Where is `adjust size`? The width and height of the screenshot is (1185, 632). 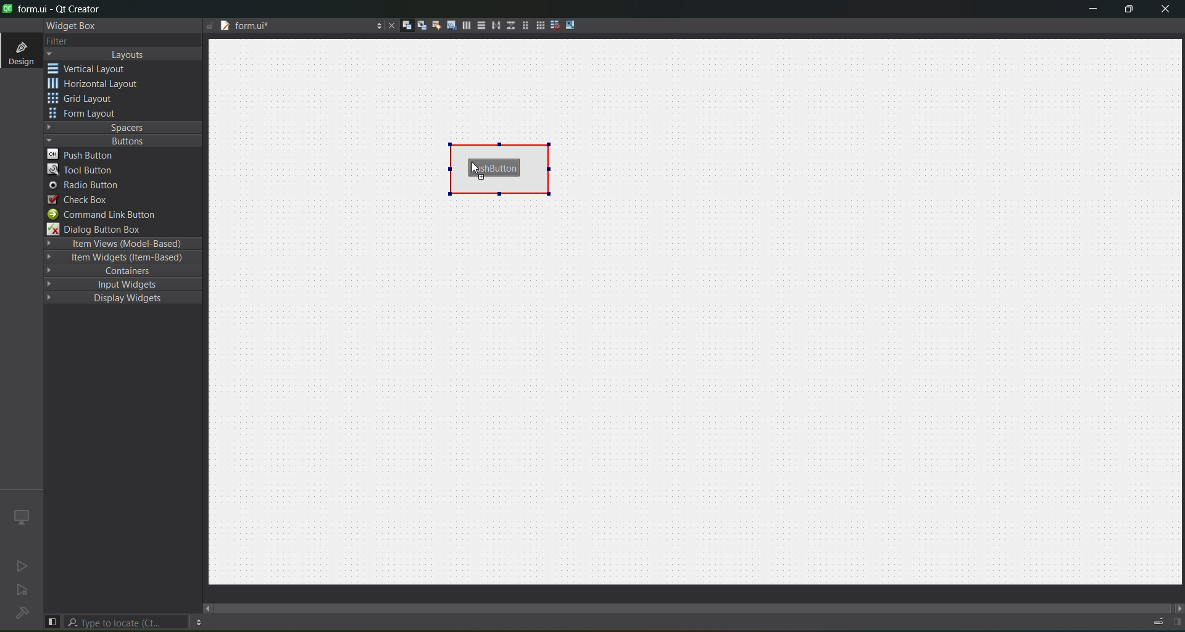 adjust size is located at coordinates (572, 25).